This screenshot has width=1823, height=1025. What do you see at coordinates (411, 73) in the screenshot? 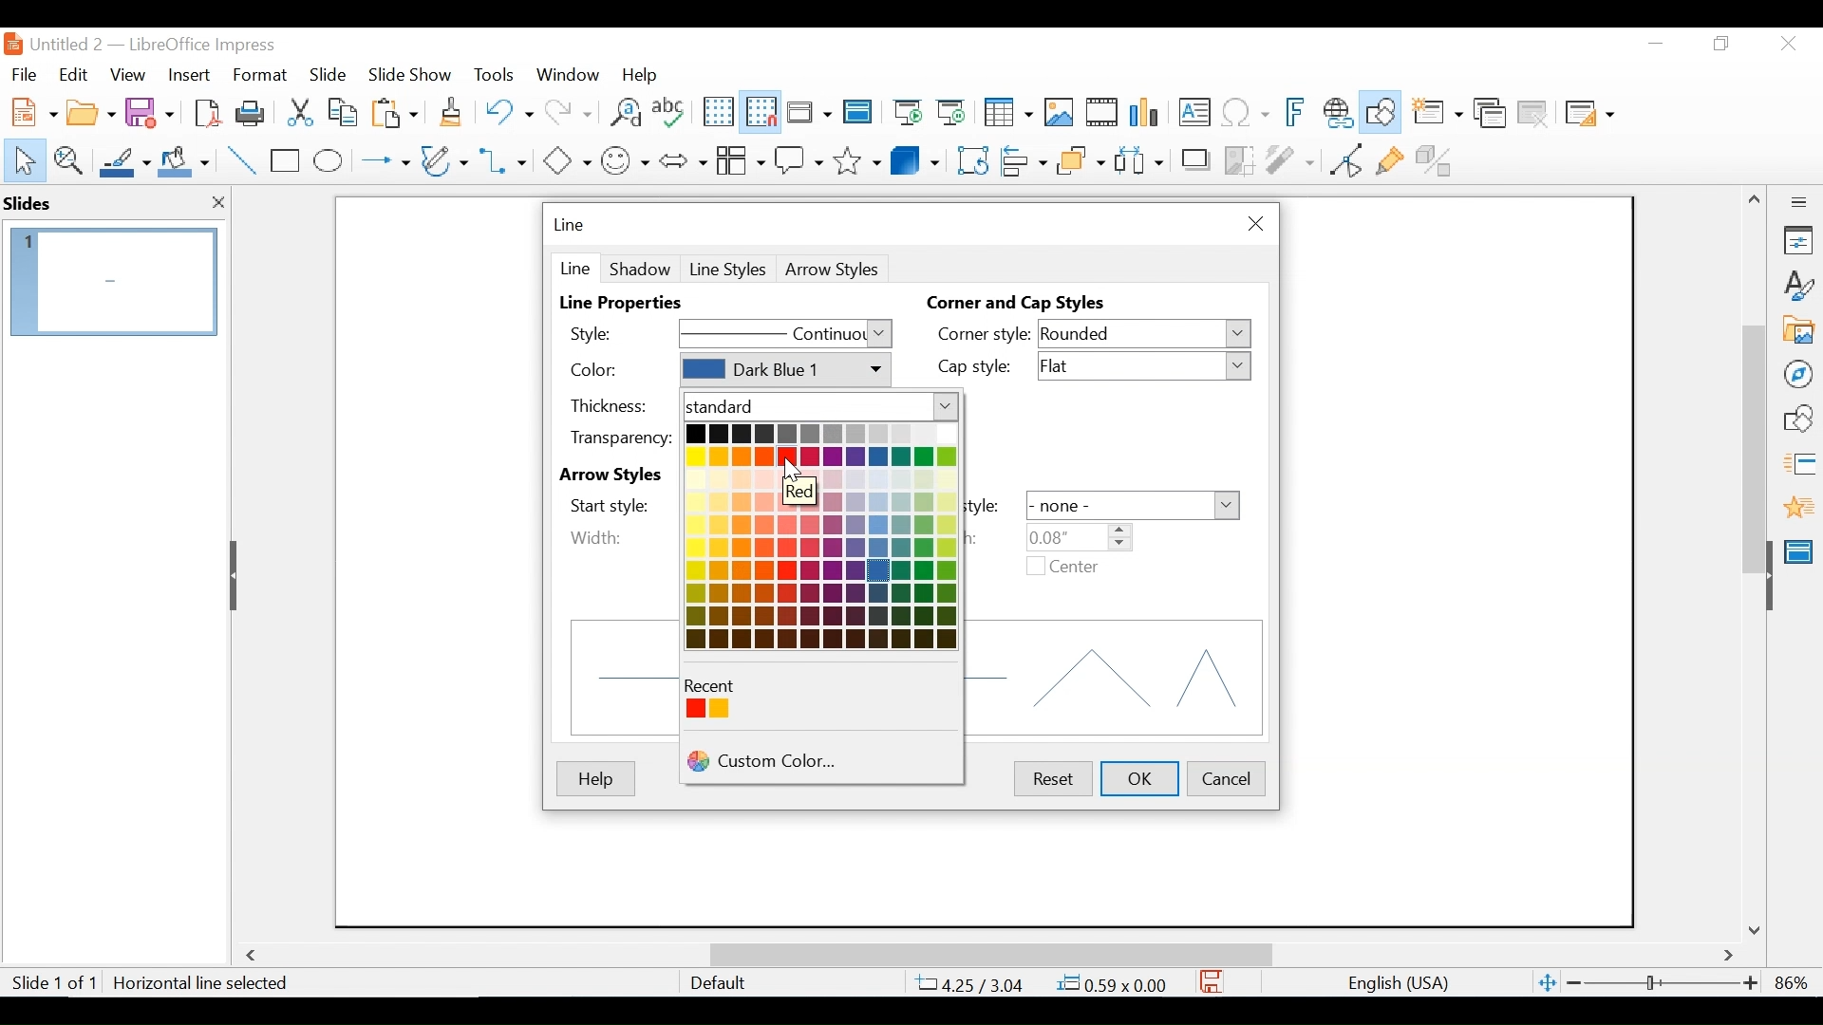
I see `Slide Show` at bounding box center [411, 73].